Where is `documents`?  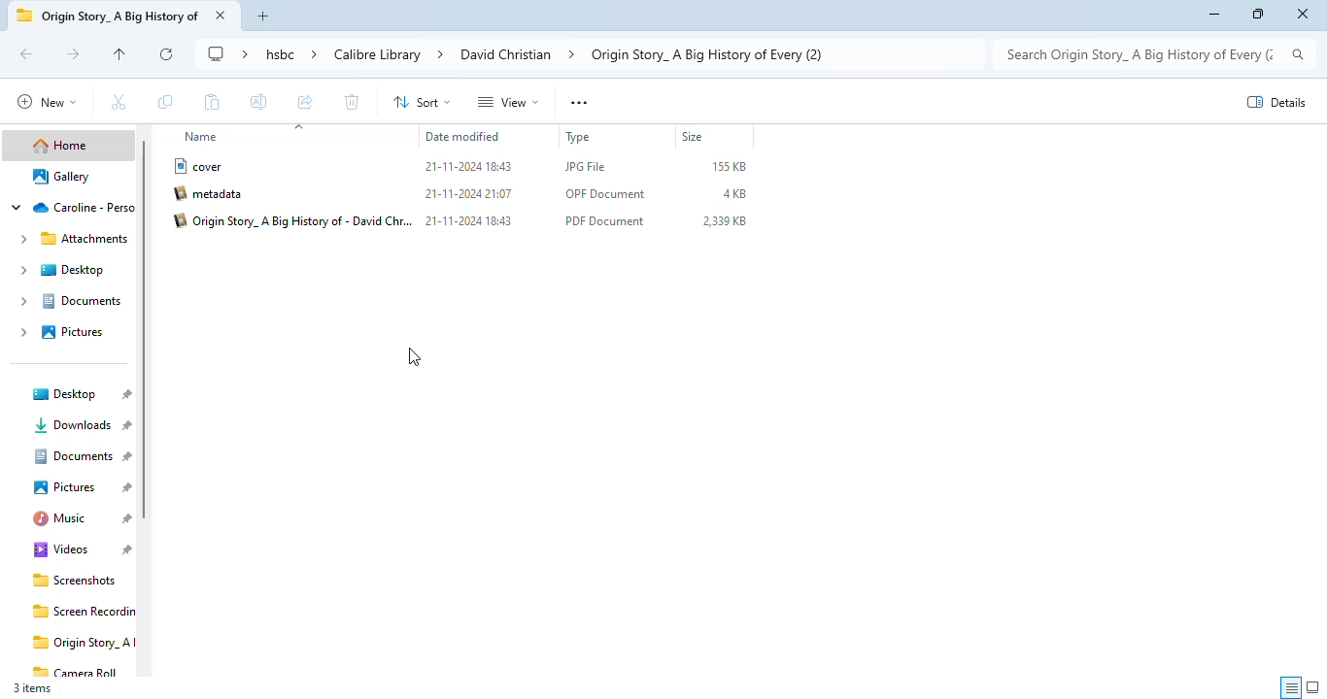 documents is located at coordinates (83, 456).